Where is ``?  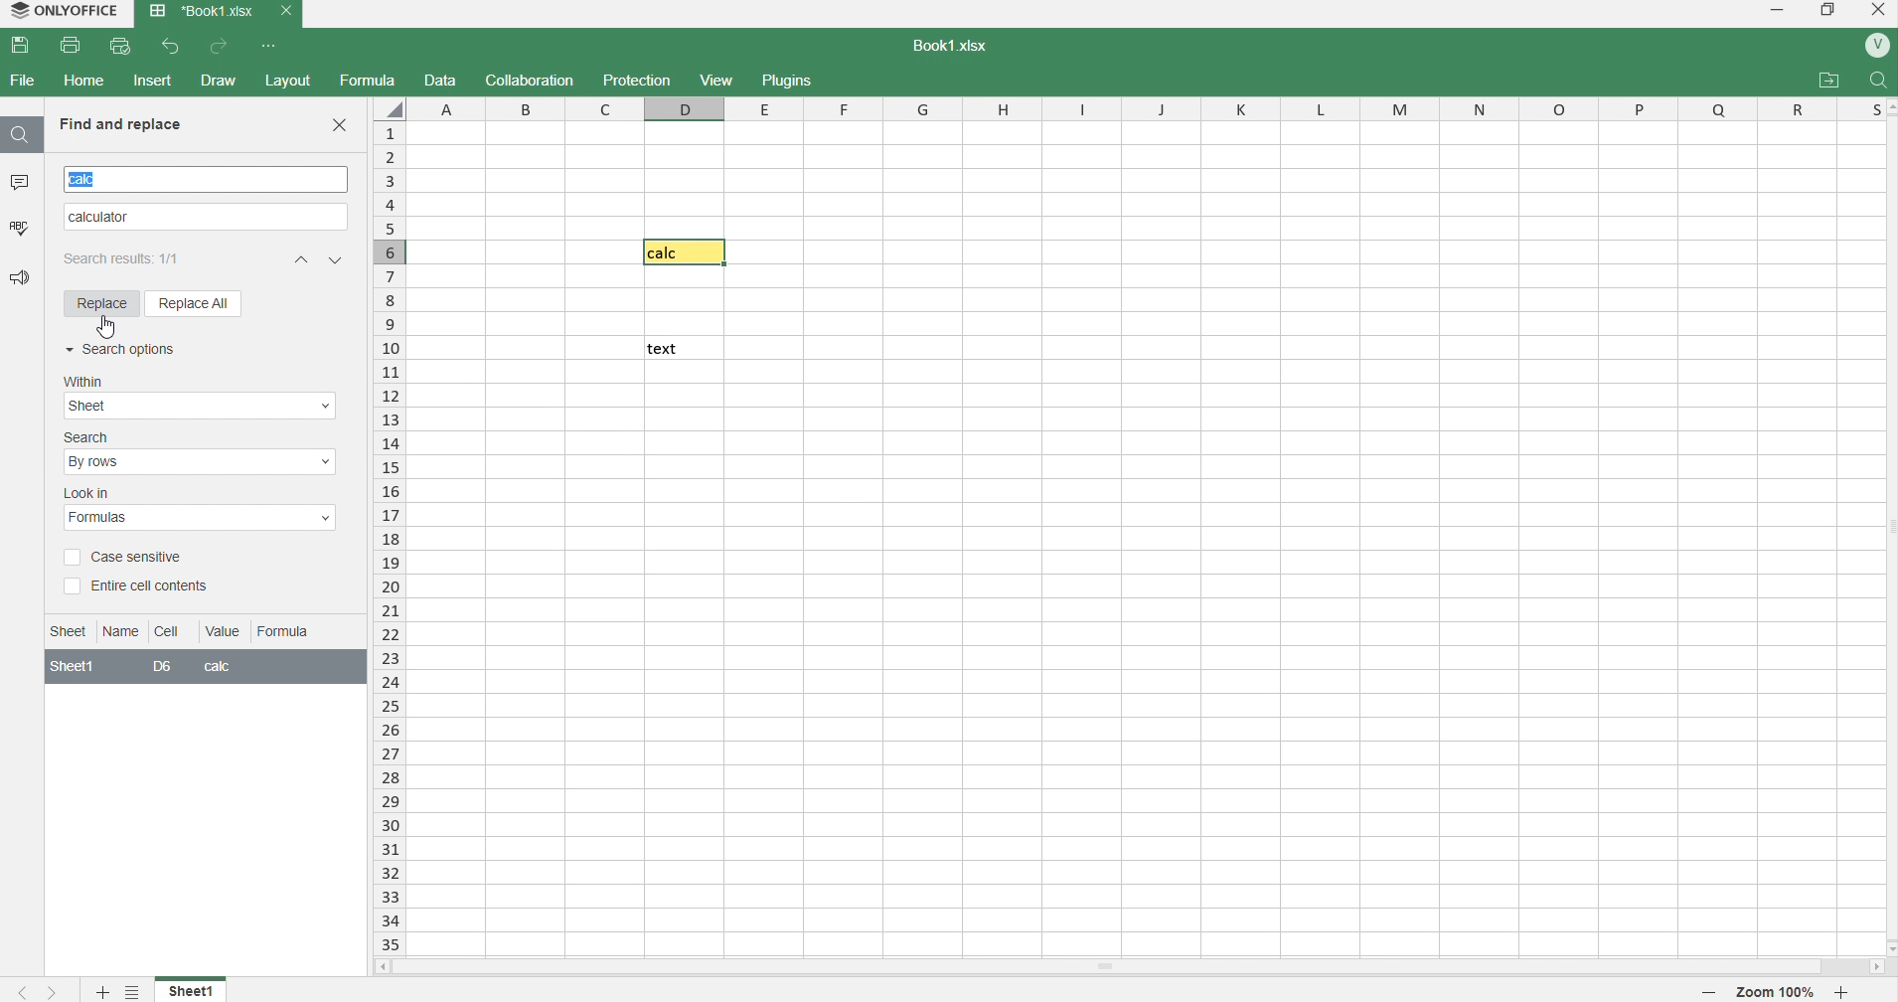
 is located at coordinates (63, 630).